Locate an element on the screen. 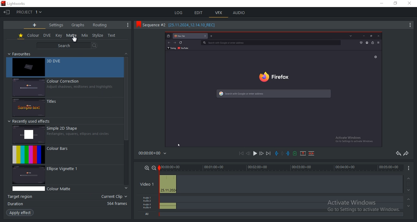 The image size is (417, 222). settings is located at coordinates (56, 25).